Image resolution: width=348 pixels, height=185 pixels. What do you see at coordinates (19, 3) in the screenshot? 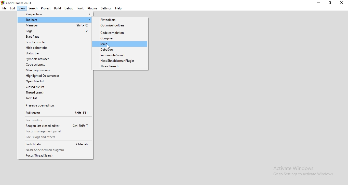
I see `Code:Blocks 20.03` at bounding box center [19, 3].